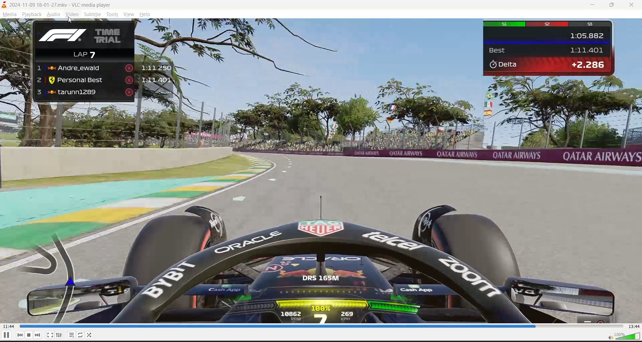 This screenshot has width=642, height=342. I want to click on stop, so click(30, 335).